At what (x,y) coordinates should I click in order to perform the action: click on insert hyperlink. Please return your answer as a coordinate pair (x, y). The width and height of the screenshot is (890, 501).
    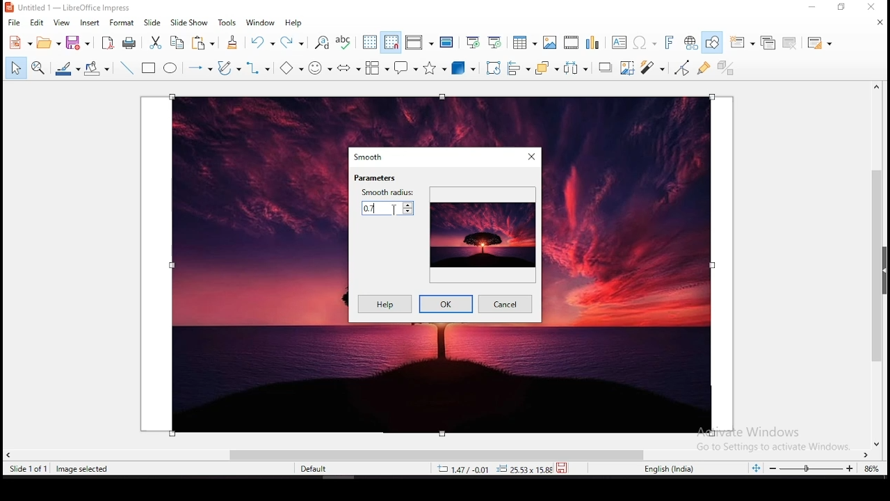
    Looking at the image, I should click on (693, 42).